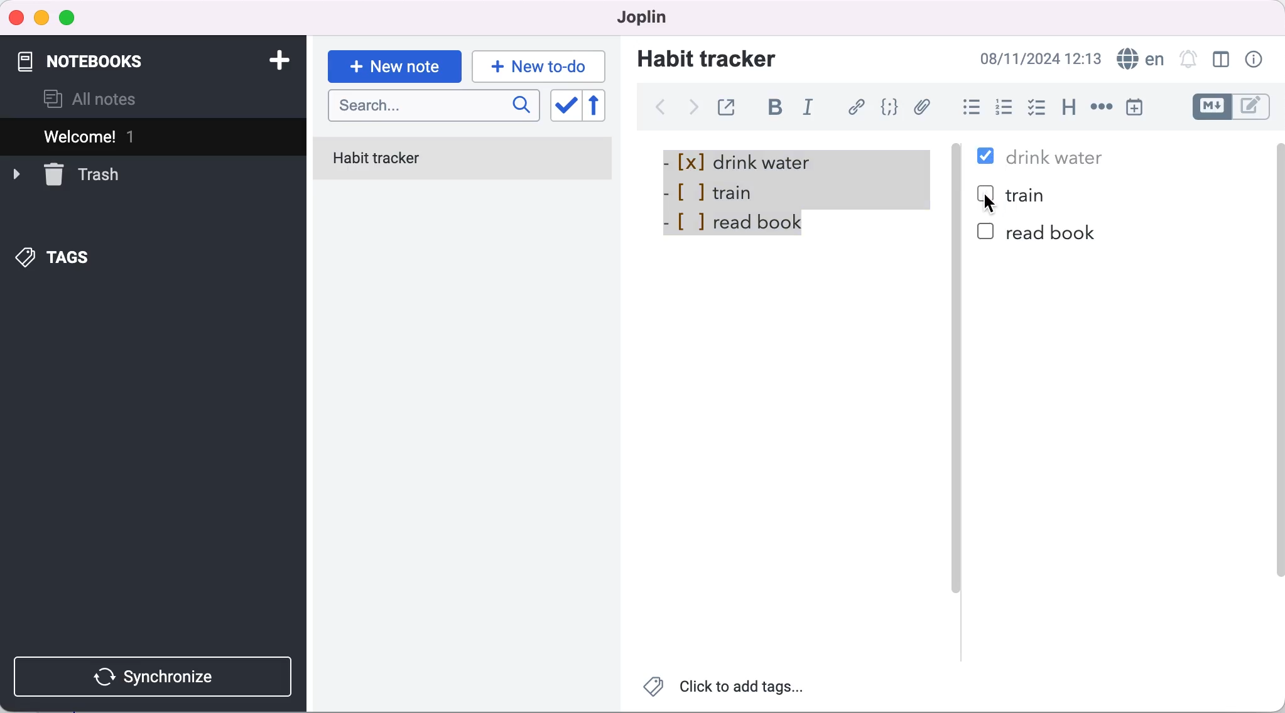 The height and width of the screenshot is (713, 1285). I want to click on tags, so click(55, 259).